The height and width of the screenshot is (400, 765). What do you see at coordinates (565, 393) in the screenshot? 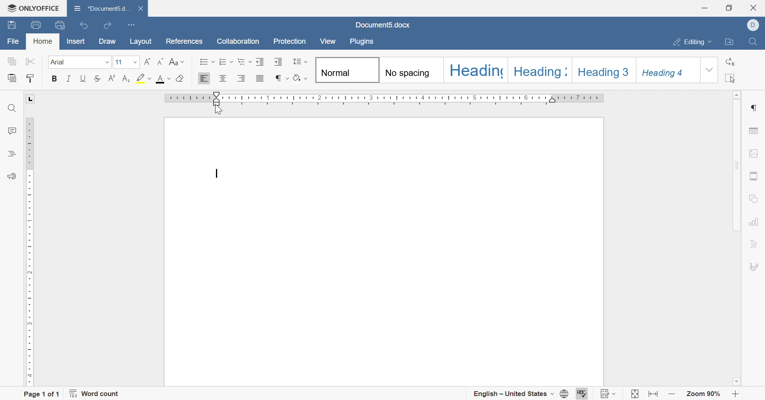
I see `set document language` at bounding box center [565, 393].